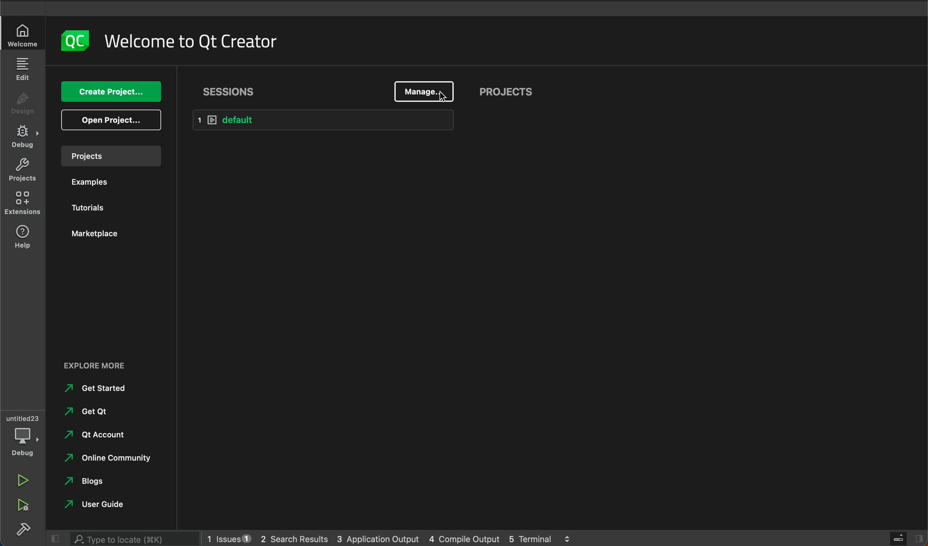 This screenshot has height=546, width=928. What do you see at coordinates (540, 537) in the screenshot?
I see `terminal` at bounding box center [540, 537].